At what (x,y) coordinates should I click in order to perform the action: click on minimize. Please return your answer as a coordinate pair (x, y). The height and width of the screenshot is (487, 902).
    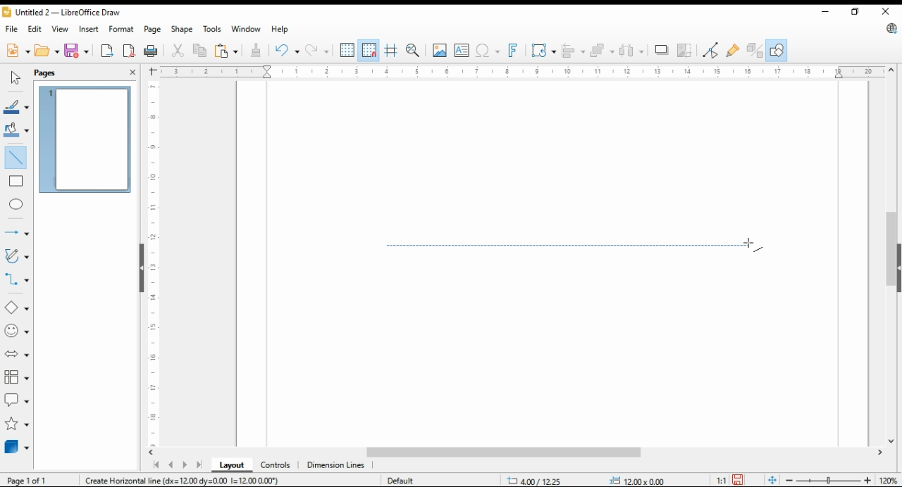
    Looking at the image, I should click on (827, 9).